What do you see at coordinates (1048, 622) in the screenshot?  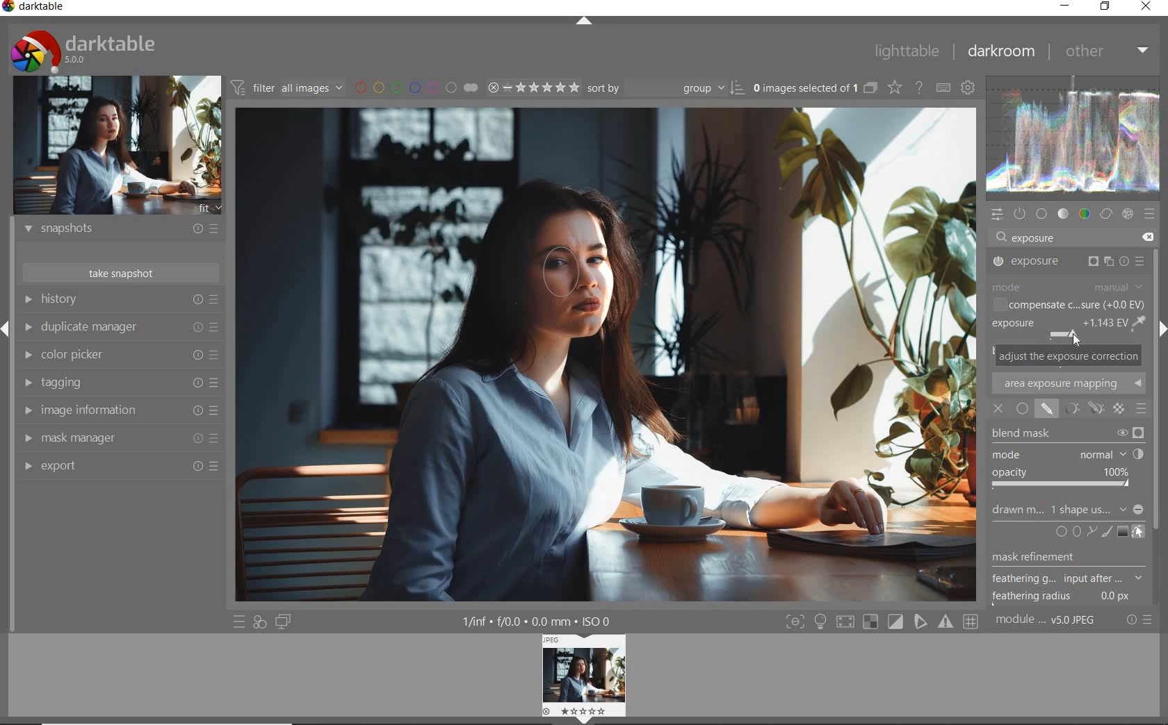 I see `module` at bounding box center [1048, 622].